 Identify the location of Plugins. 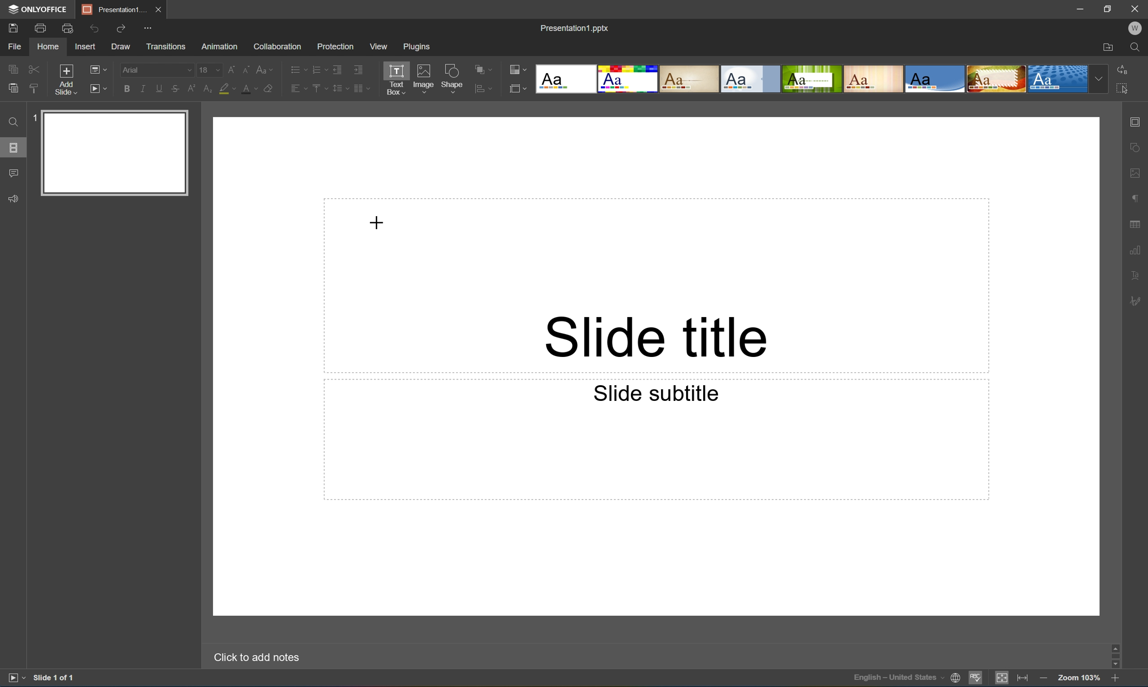
(419, 46).